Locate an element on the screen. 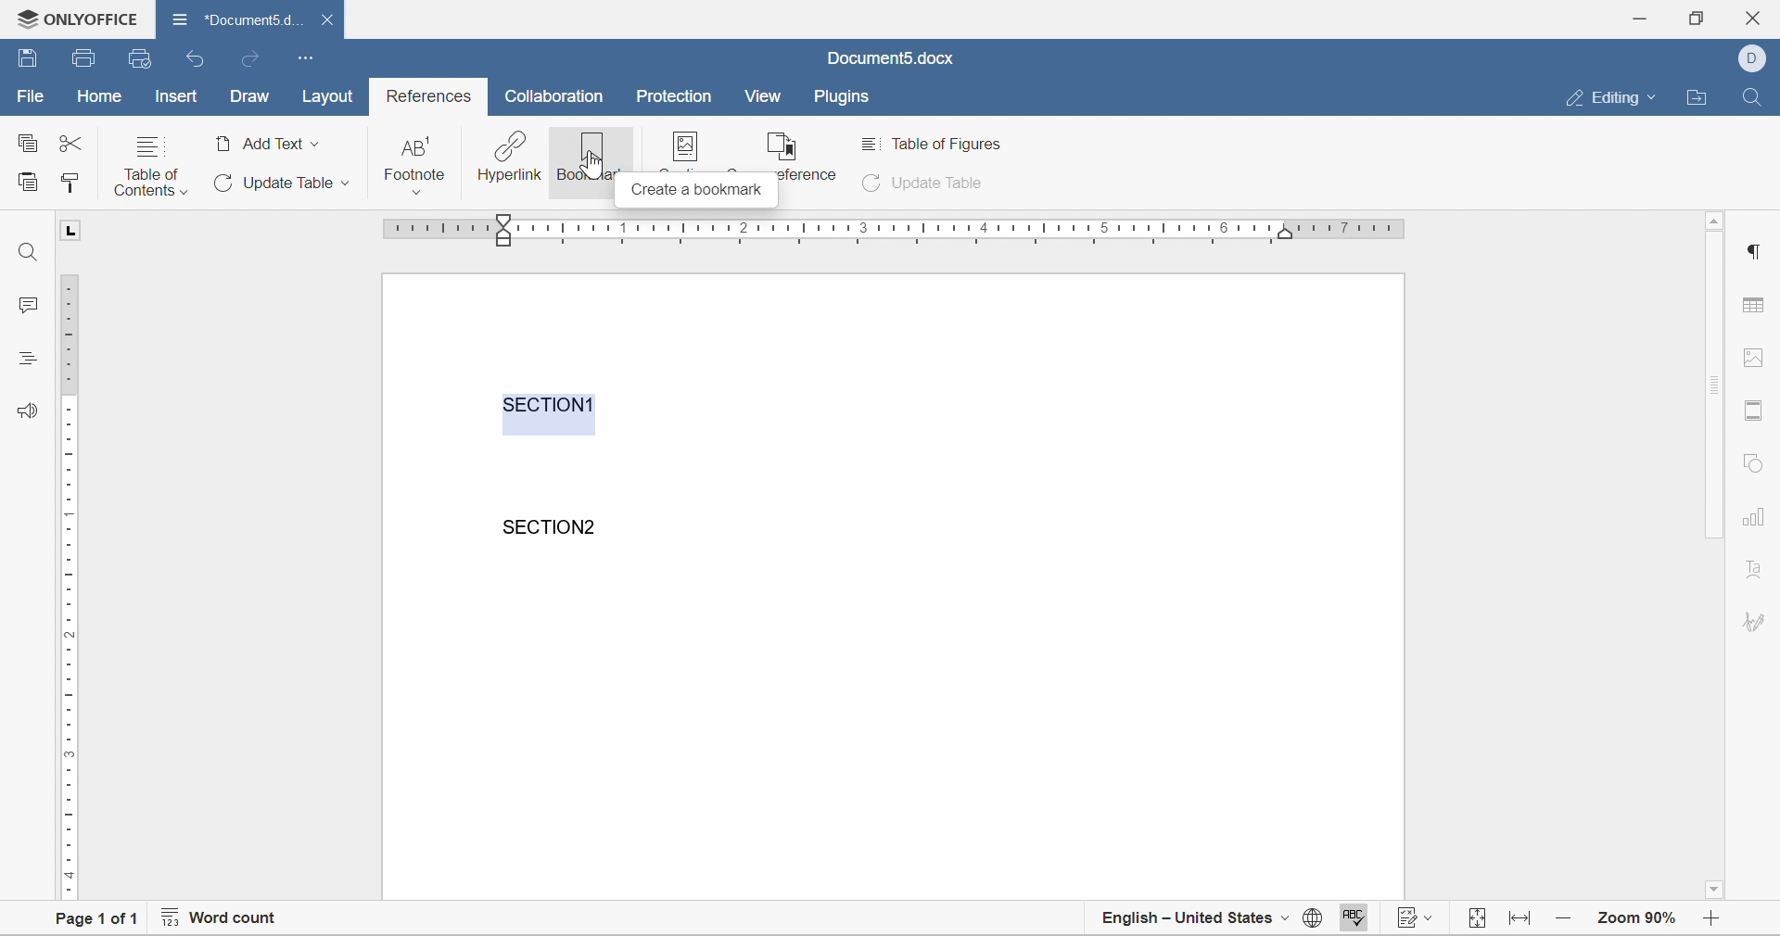 This screenshot has width=1780, height=936. update table is located at coordinates (278, 183).